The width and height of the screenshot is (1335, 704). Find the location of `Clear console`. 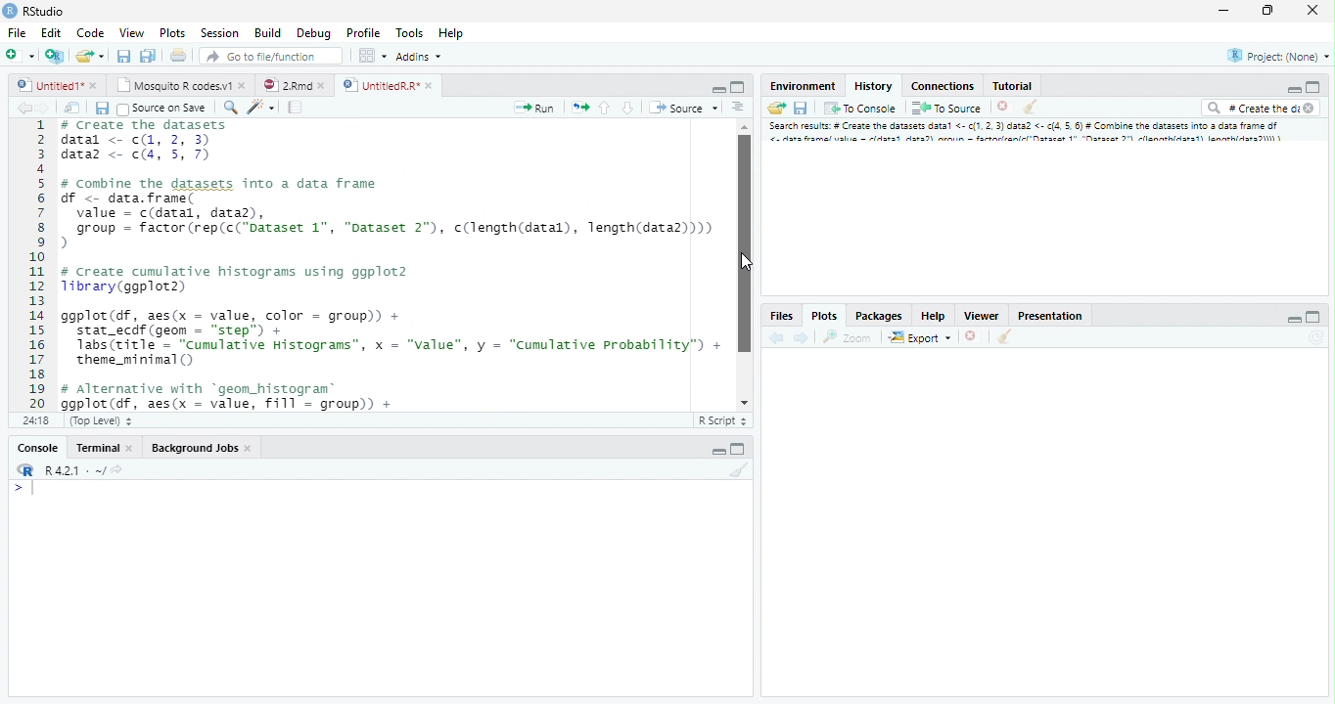

Clear console is located at coordinates (1007, 338).